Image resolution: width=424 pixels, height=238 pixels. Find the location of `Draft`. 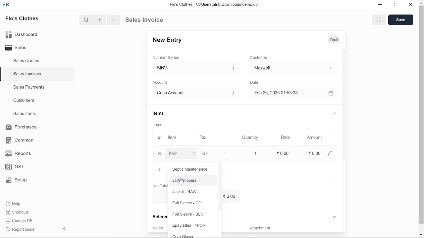

Draft is located at coordinates (333, 39).